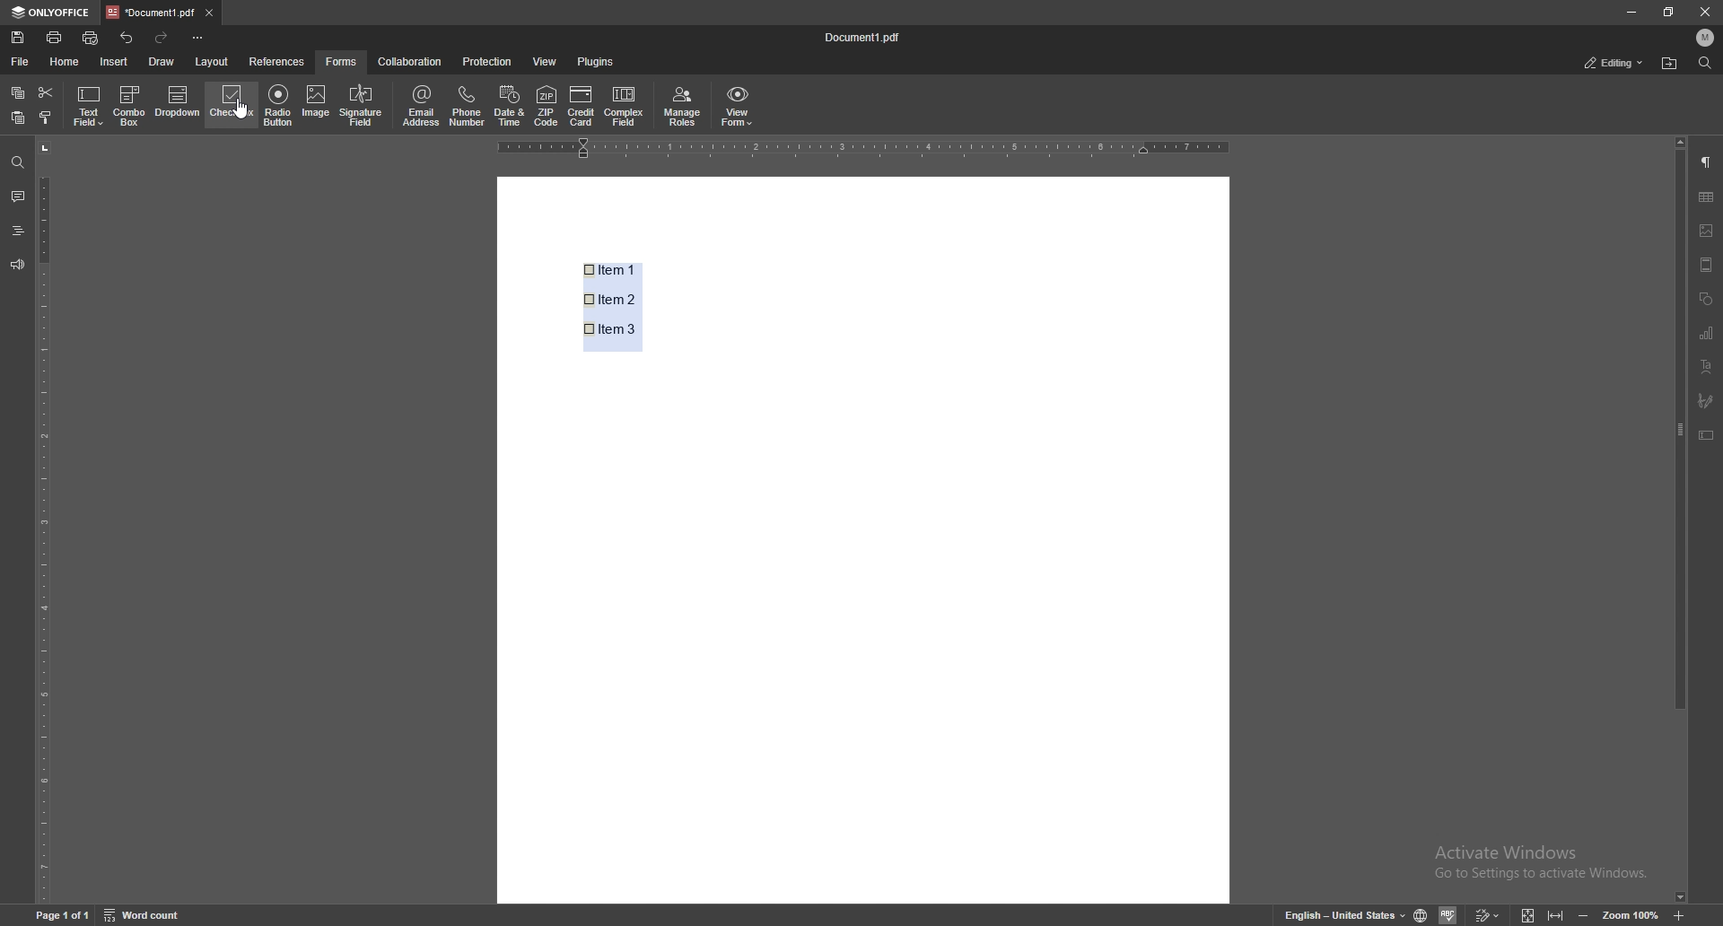 This screenshot has height=926, width=1723. Describe the element at coordinates (590, 330) in the screenshot. I see `checkbox` at that location.